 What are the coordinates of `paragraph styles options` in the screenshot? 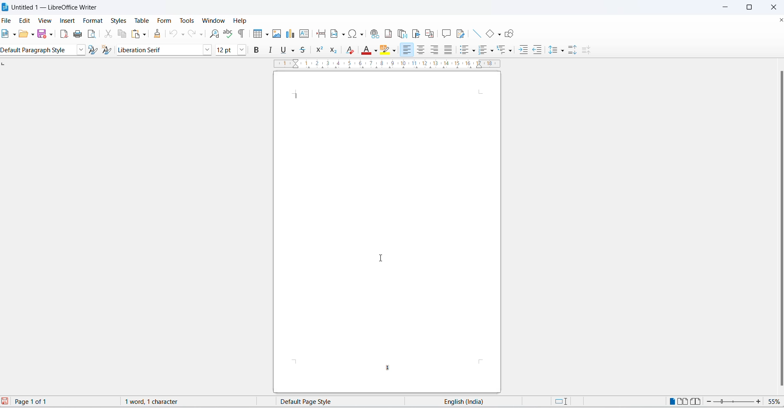 It's located at (81, 50).